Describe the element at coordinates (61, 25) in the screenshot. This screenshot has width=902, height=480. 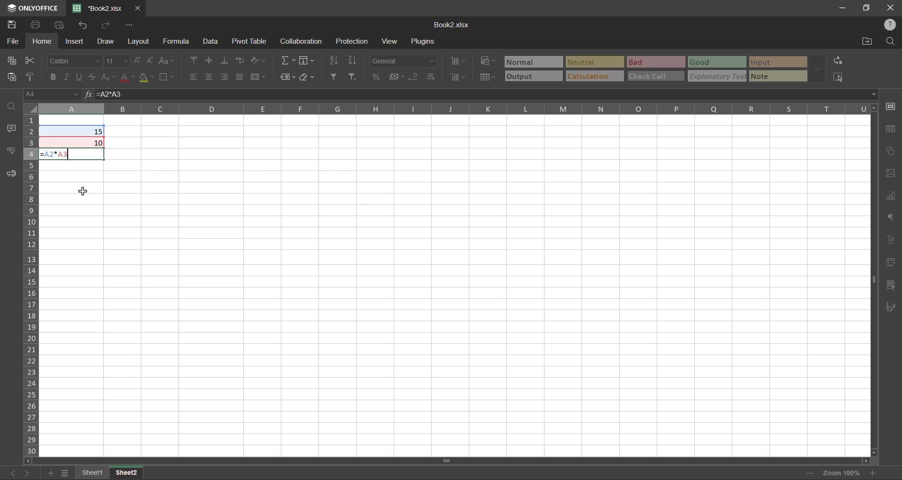
I see `quick print` at that location.